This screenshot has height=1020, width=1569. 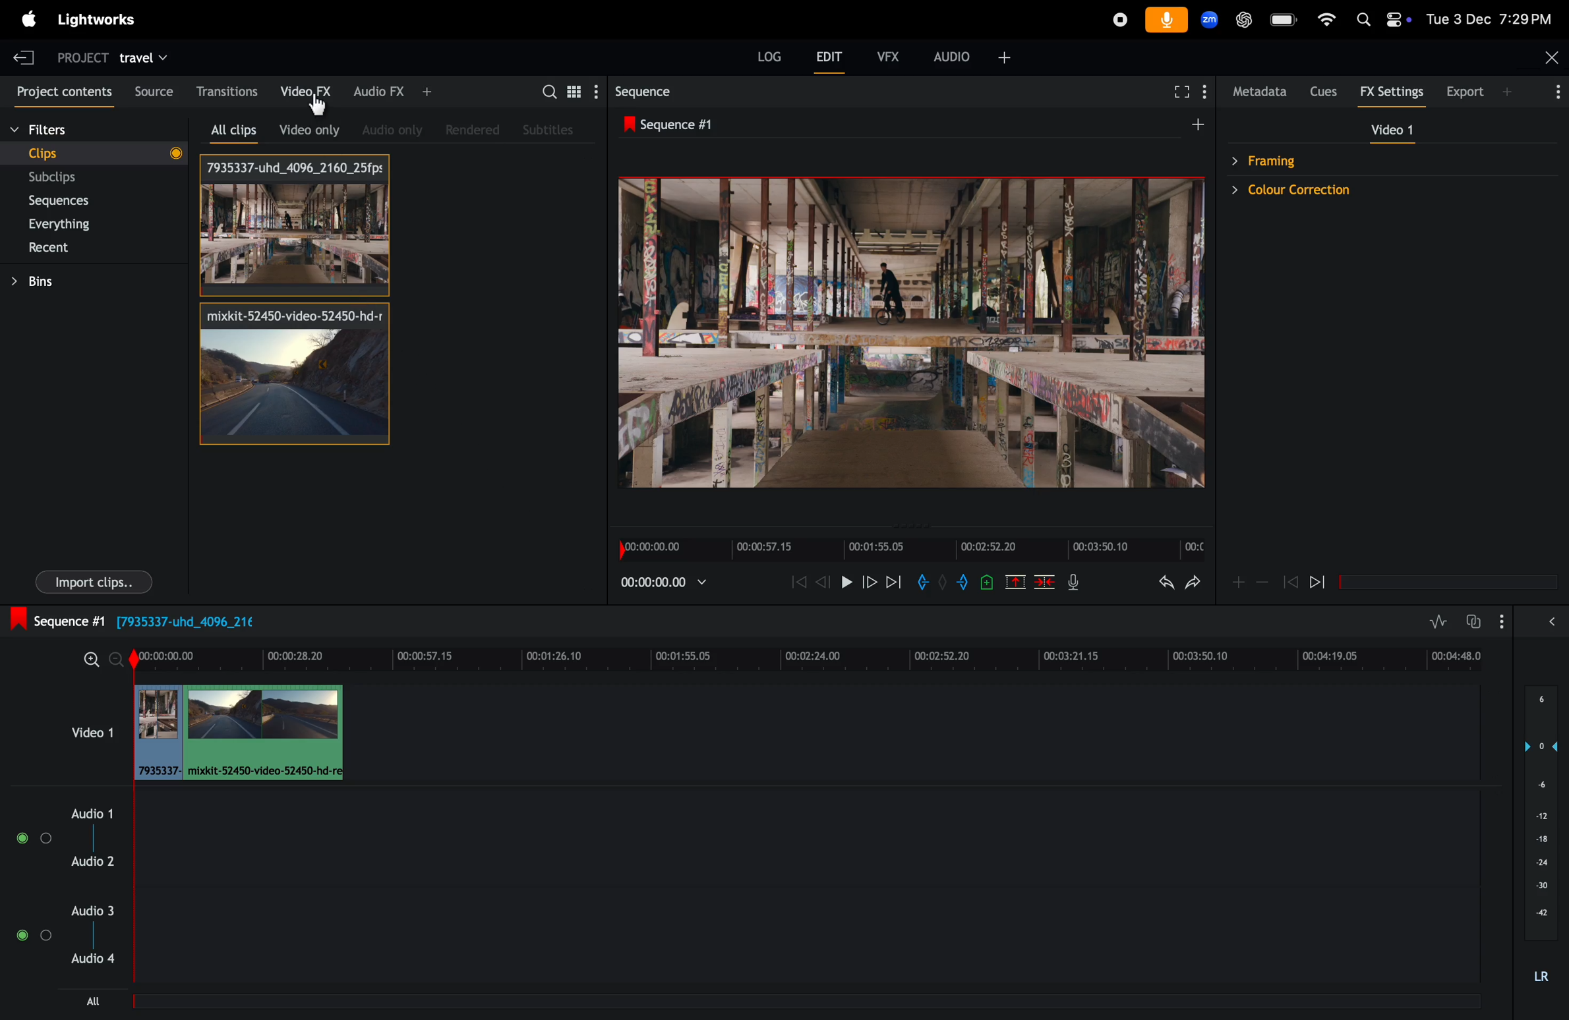 What do you see at coordinates (92, 177) in the screenshot?
I see `sub clips` at bounding box center [92, 177].